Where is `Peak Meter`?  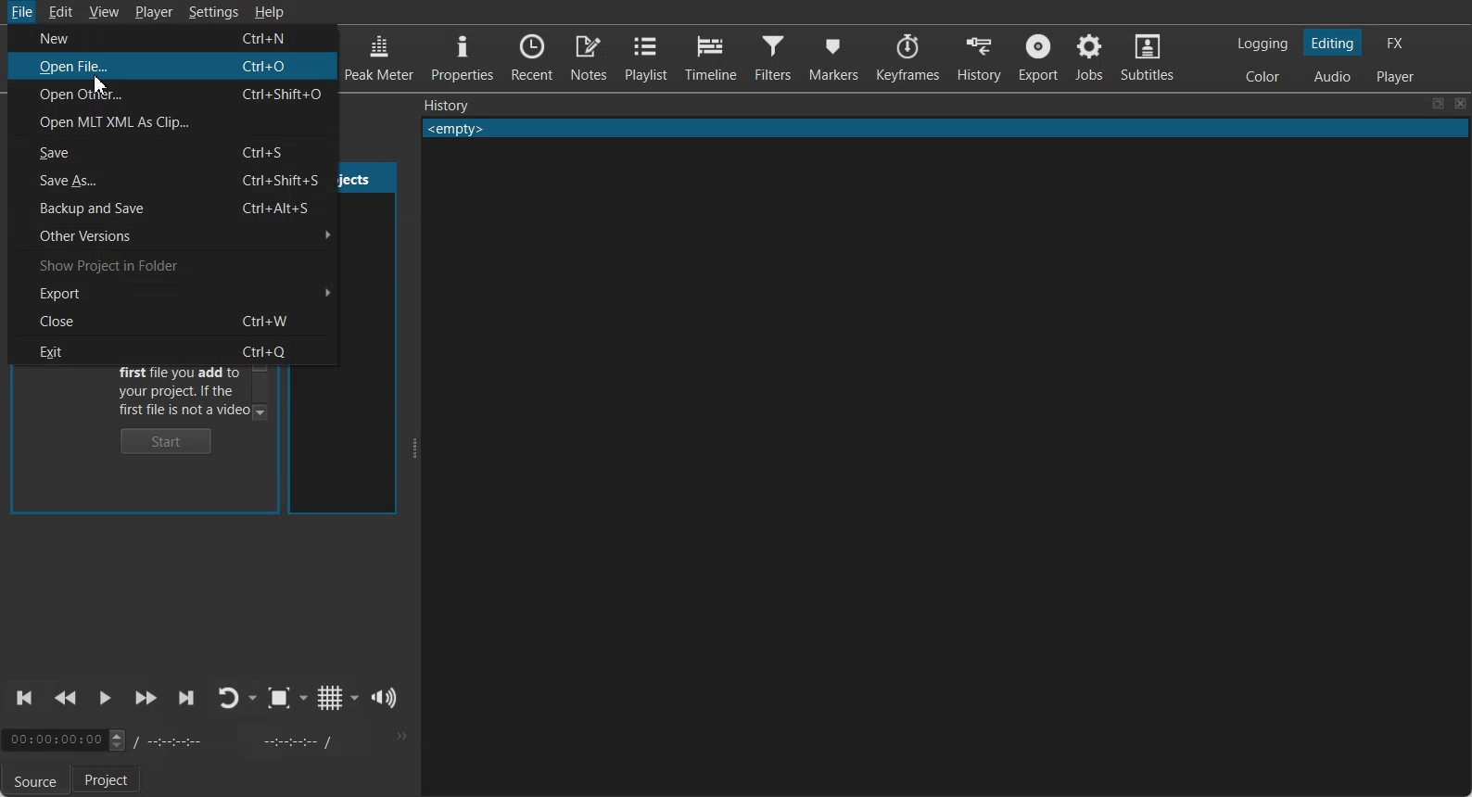
Peak Meter is located at coordinates (379, 56).